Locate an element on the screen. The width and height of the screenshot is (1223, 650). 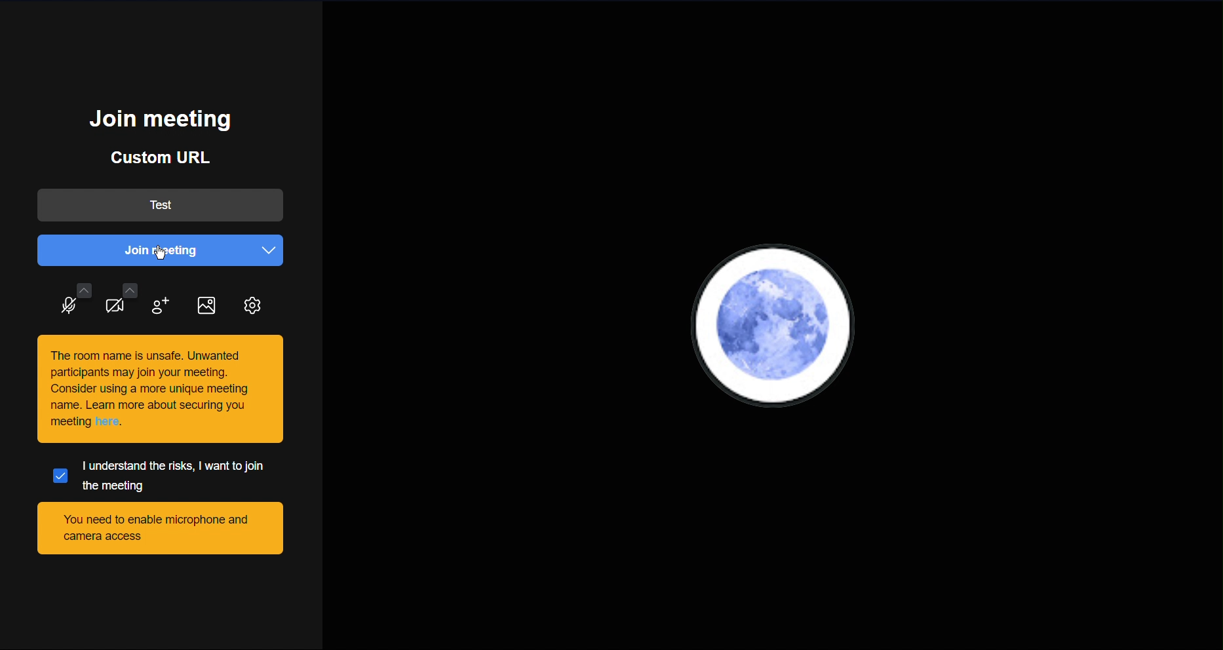
Cursor is located at coordinates (160, 256).